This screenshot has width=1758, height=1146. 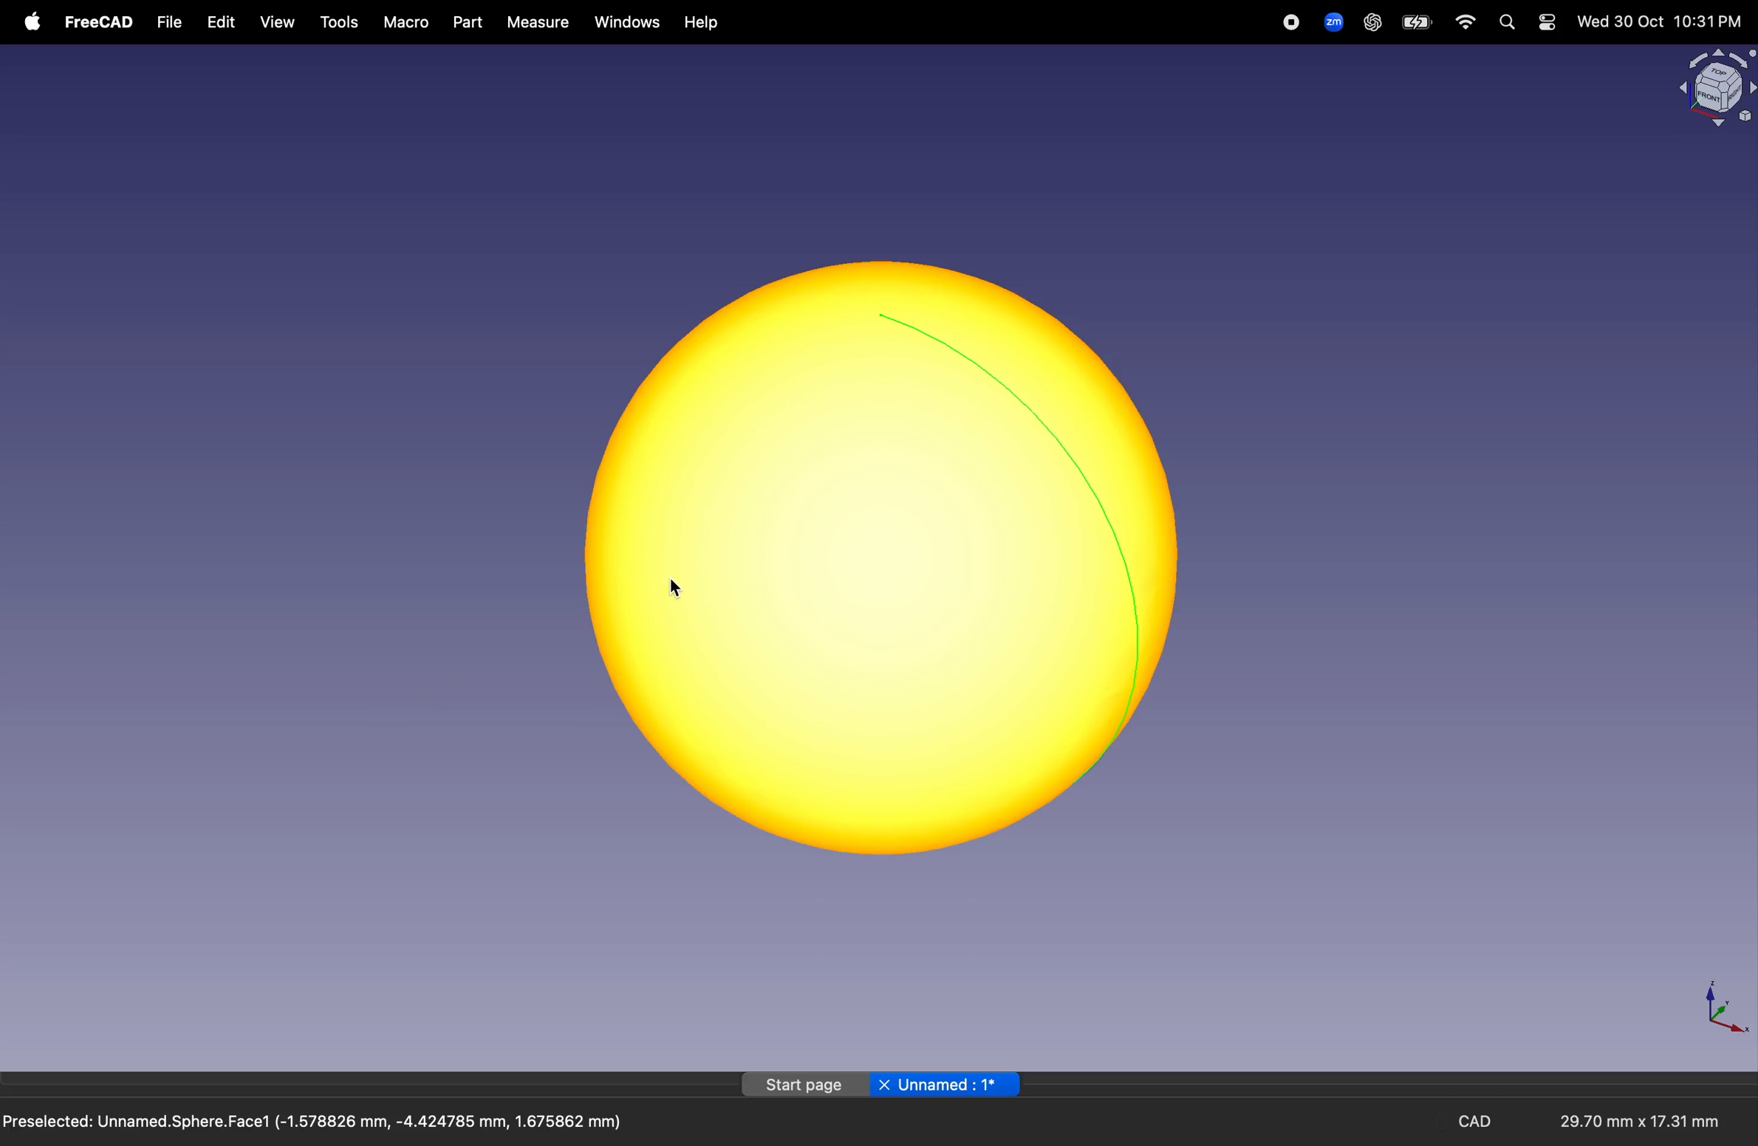 I want to click on windows, so click(x=628, y=22).